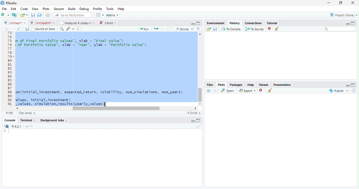 The height and width of the screenshot is (189, 359). Describe the element at coordinates (48, 15) in the screenshot. I see `Print` at that location.